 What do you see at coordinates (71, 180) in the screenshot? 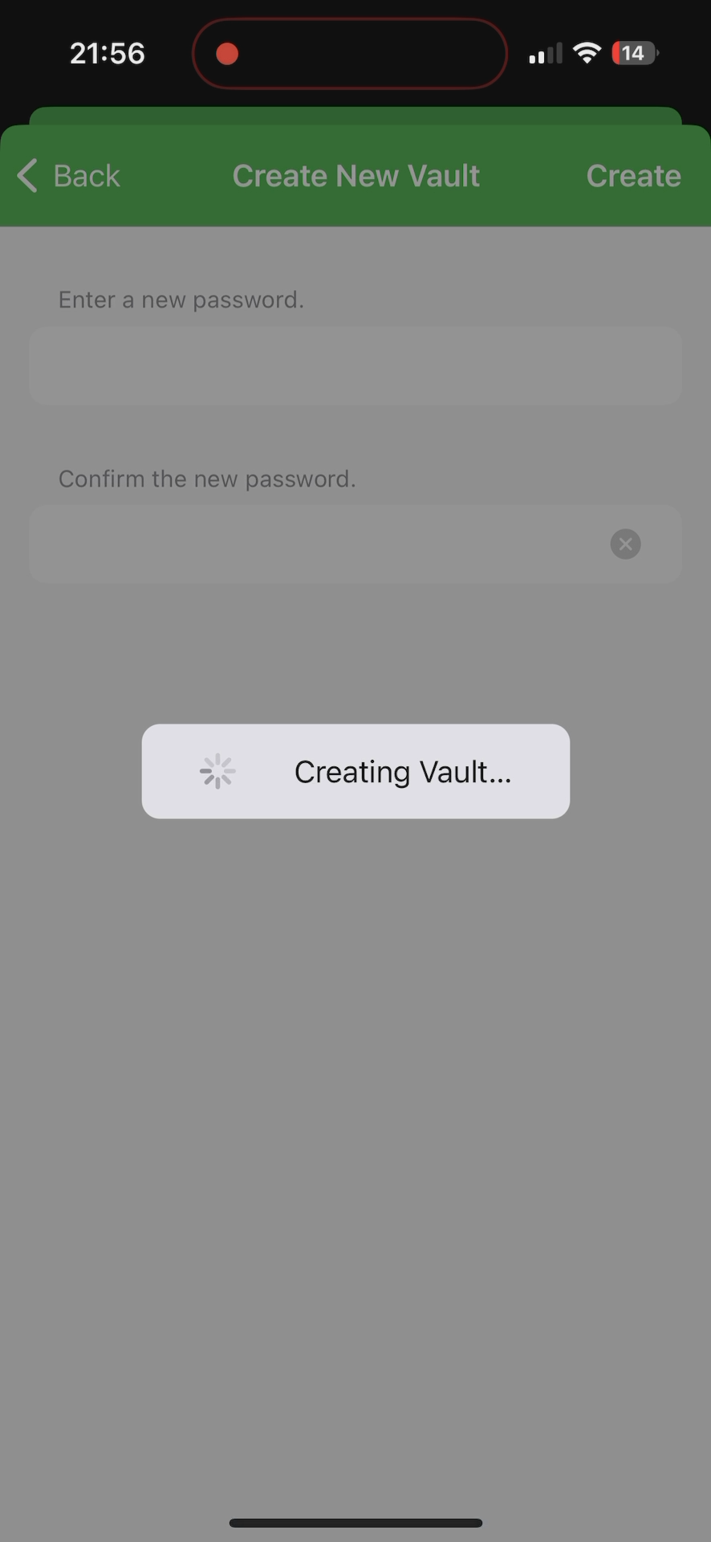
I see `back` at bounding box center [71, 180].